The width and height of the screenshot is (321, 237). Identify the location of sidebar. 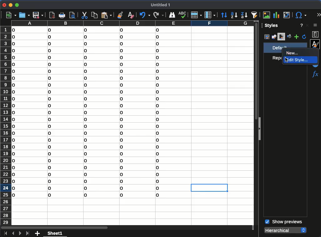
(316, 26).